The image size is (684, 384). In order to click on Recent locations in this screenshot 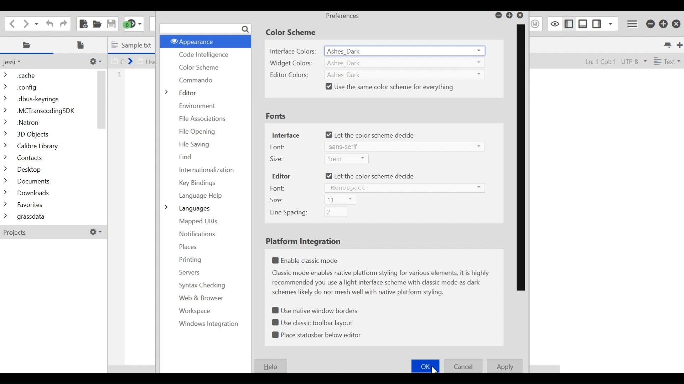, I will do `click(37, 23)`.